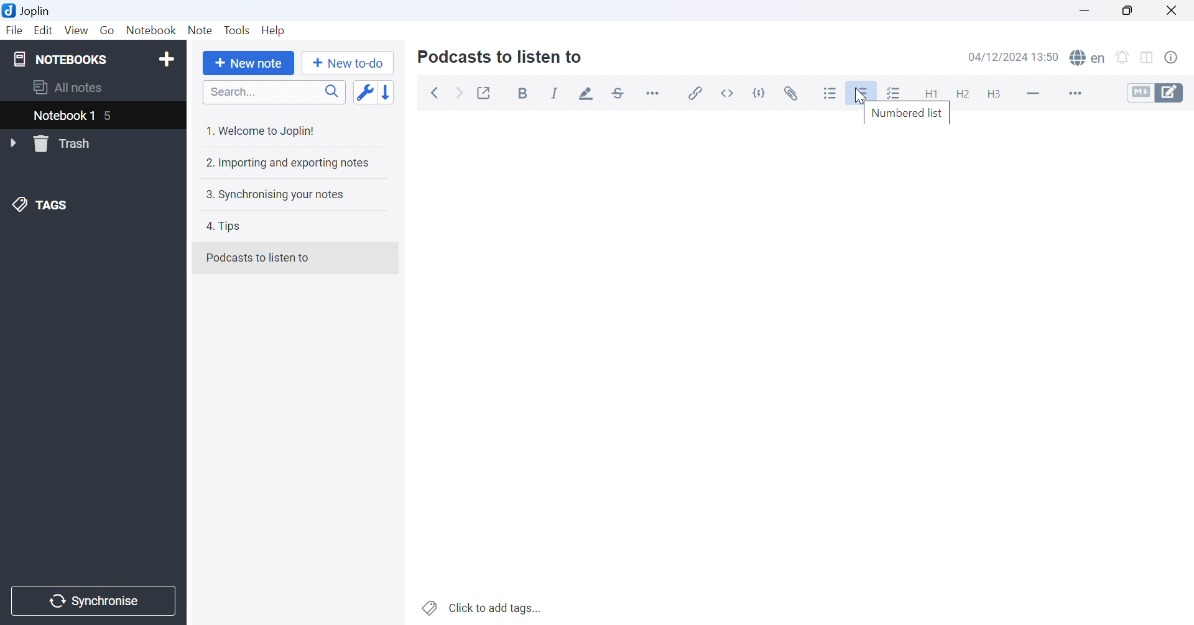  I want to click on Add notebook, so click(166, 61).